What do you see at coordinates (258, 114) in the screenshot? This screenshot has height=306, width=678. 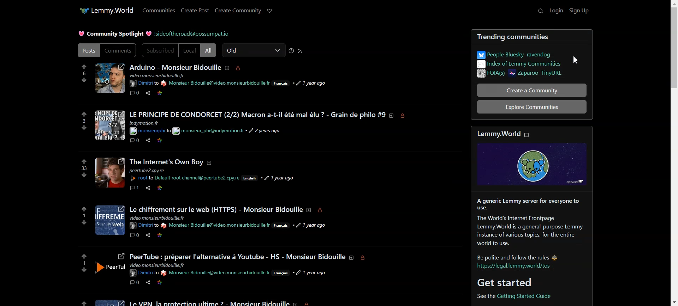 I see `Posts` at bounding box center [258, 114].